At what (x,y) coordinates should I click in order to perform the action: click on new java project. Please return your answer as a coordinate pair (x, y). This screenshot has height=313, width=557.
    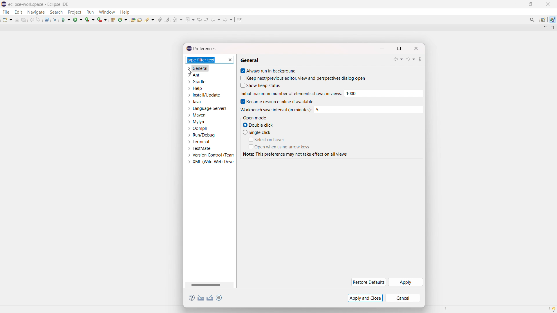
    Looking at the image, I should click on (113, 20).